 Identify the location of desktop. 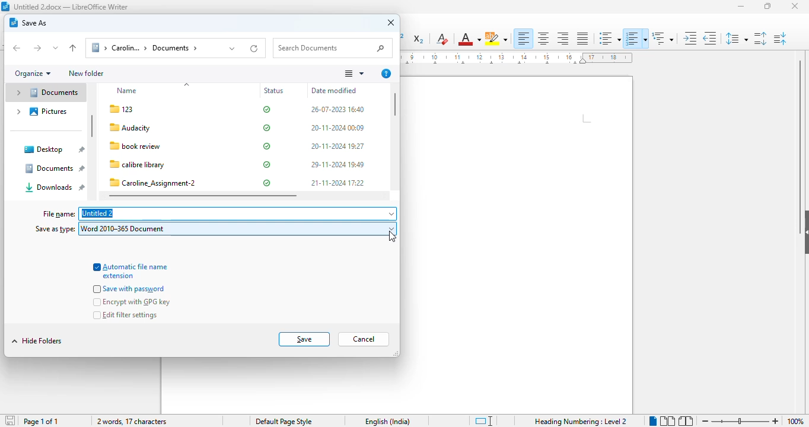
(53, 149).